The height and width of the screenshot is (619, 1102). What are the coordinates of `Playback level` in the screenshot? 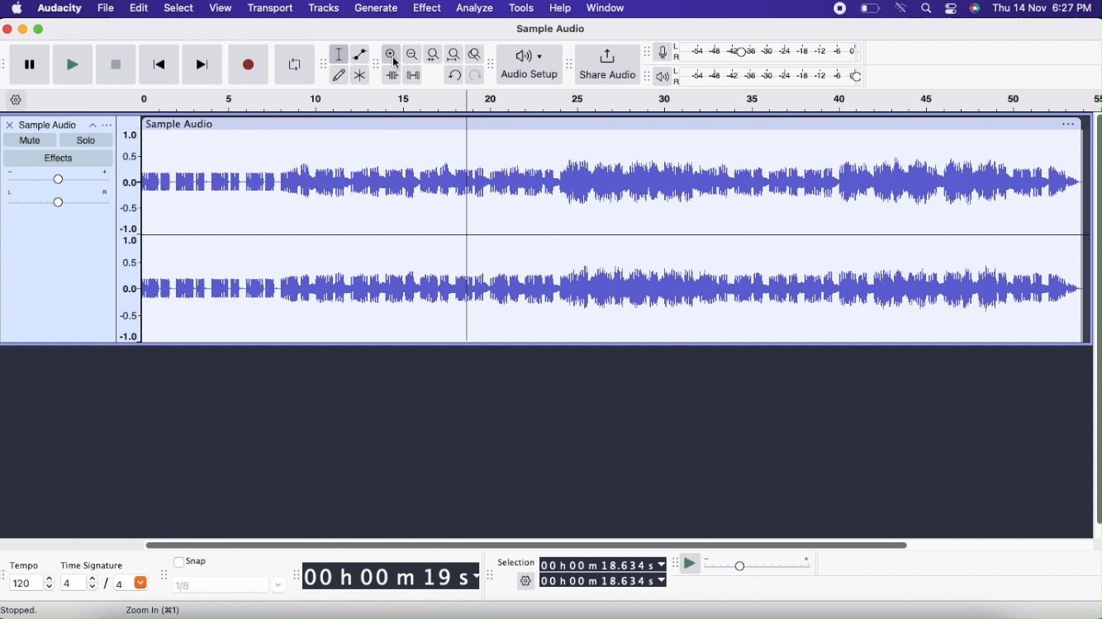 It's located at (775, 78).